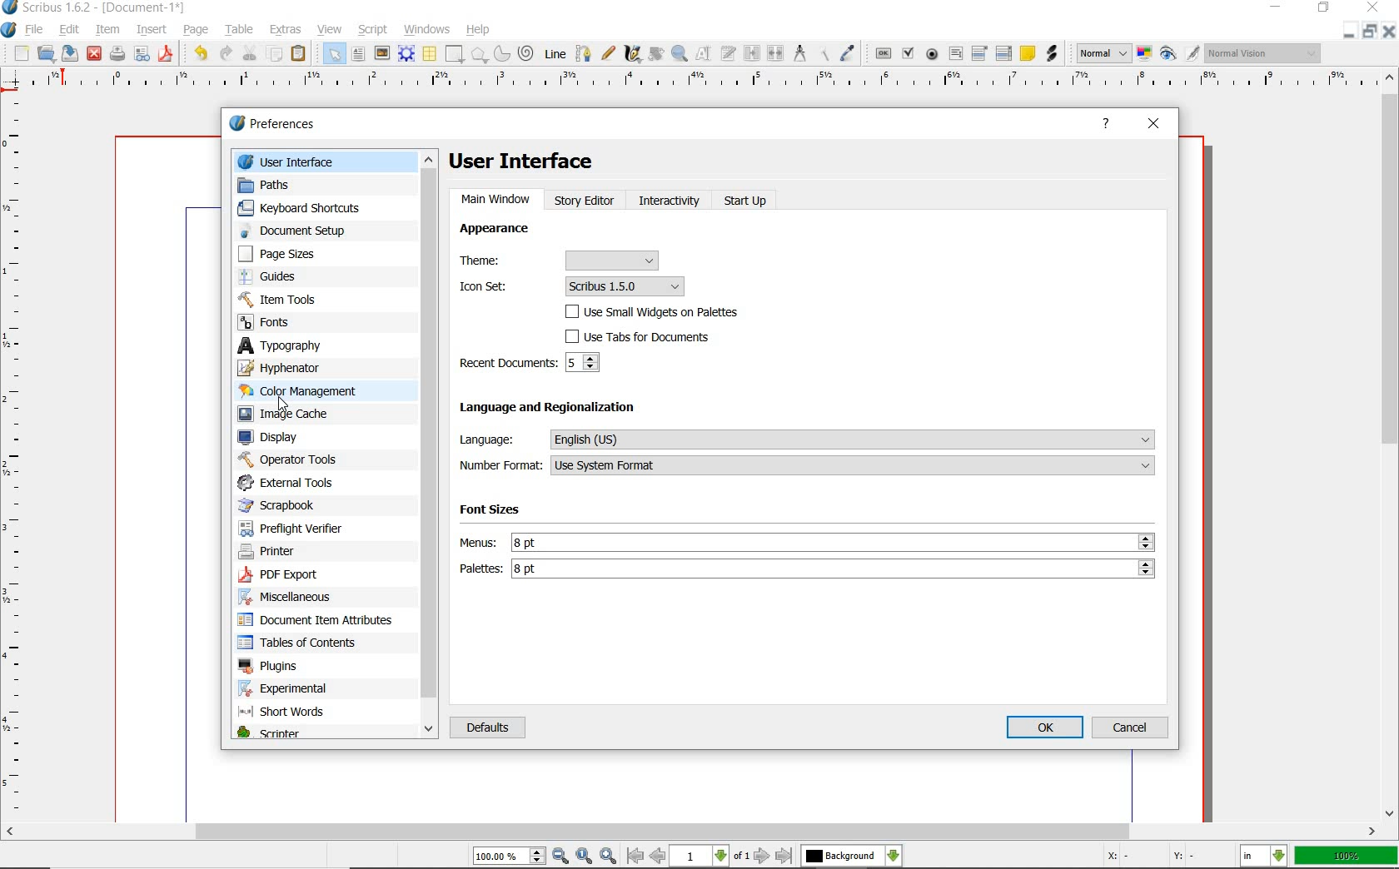 The height and width of the screenshot is (869, 1399). Describe the element at coordinates (197, 31) in the screenshot. I see `page` at that location.